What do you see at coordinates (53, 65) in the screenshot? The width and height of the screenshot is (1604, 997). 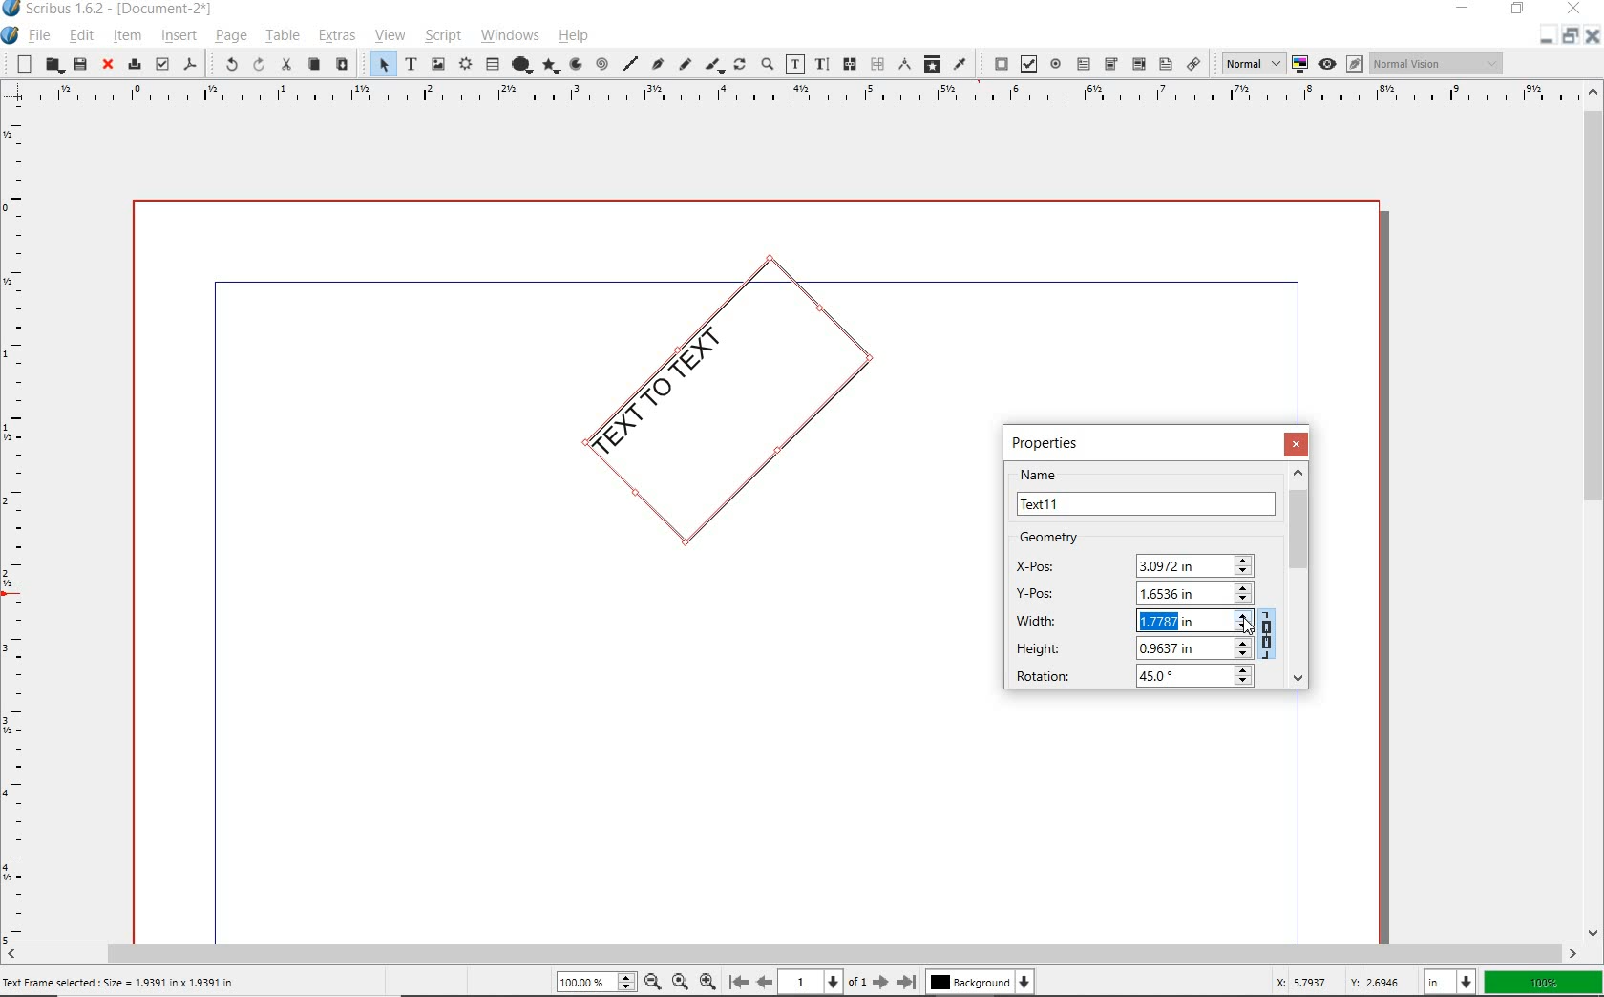 I see `open` at bounding box center [53, 65].